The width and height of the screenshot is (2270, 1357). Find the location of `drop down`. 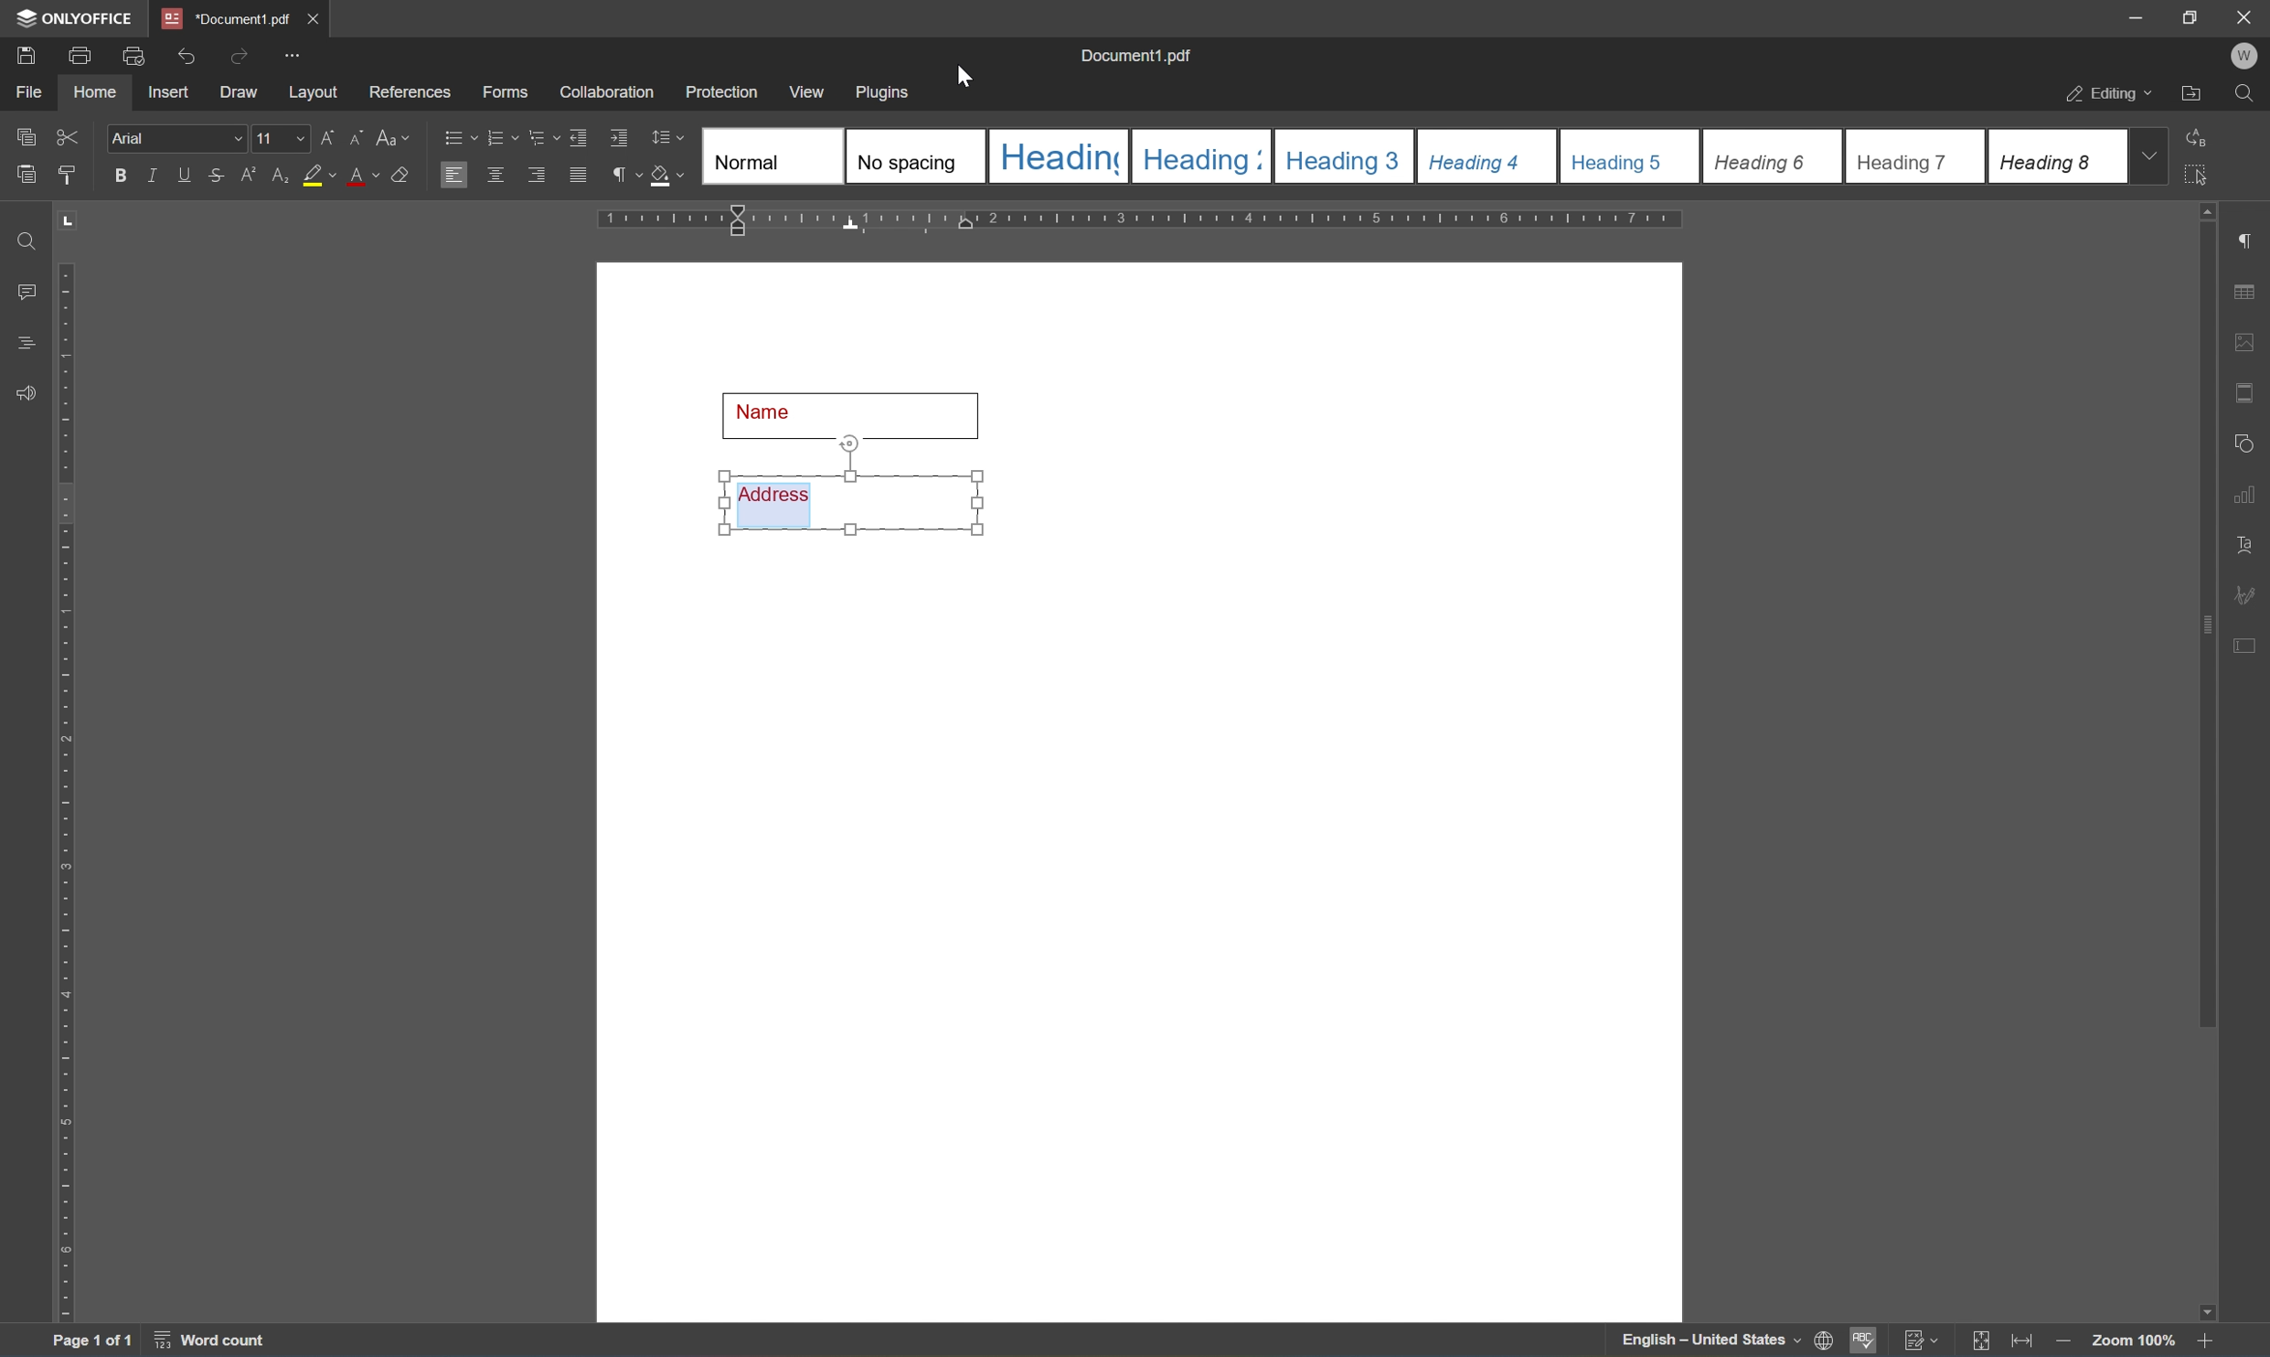

drop down is located at coordinates (2155, 157).